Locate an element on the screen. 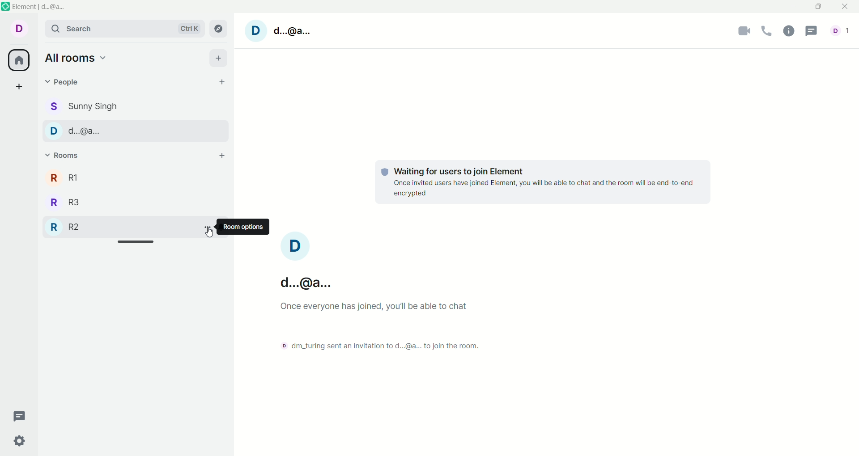 Image resolution: width=859 pixels, height=456 pixels. people is located at coordinates (84, 106).